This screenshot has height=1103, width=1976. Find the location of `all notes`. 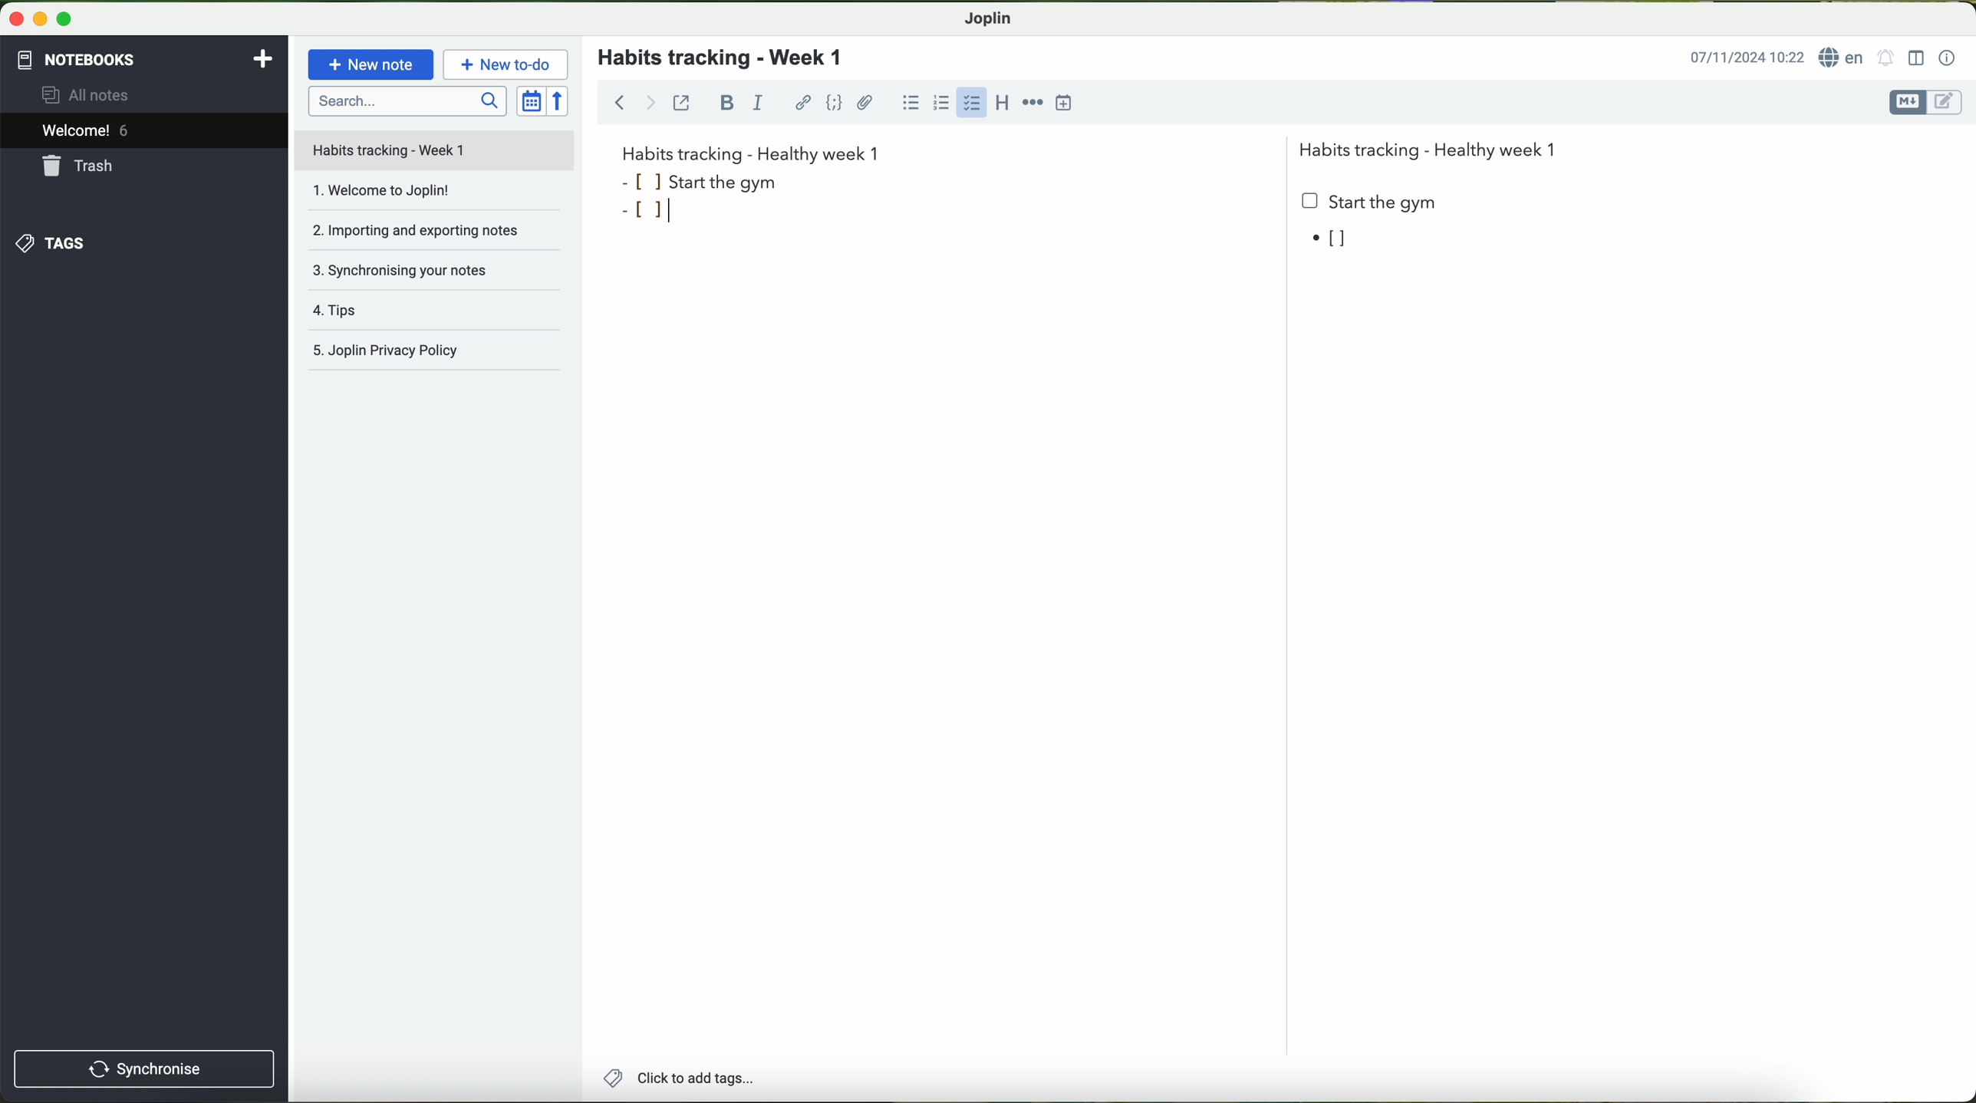

all notes is located at coordinates (90, 94).